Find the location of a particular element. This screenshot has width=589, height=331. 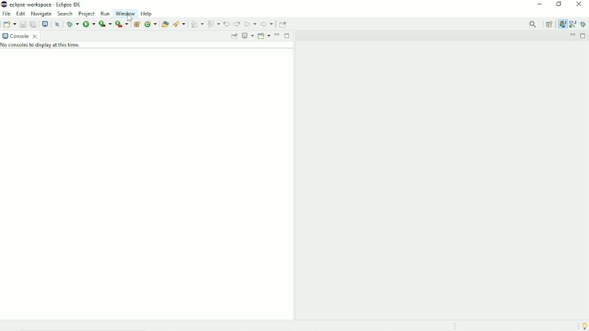

Next edit location is located at coordinates (236, 24).